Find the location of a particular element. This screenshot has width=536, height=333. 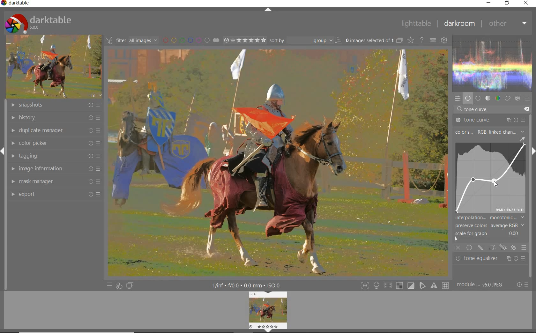

minimize is located at coordinates (490, 3).